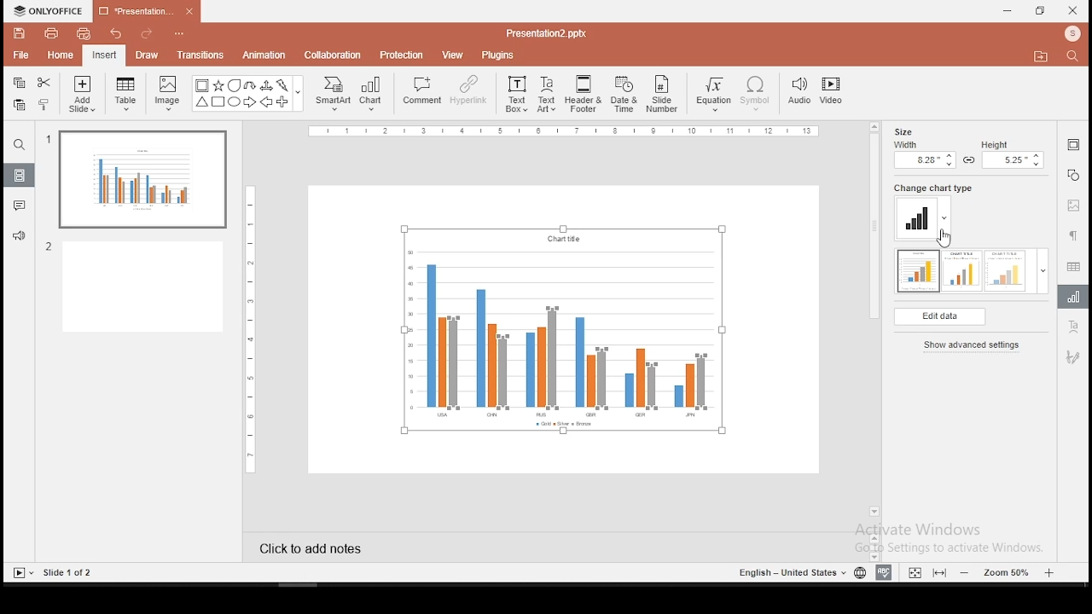 This screenshot has height=614, width=1092. Describe the element at coordinates (20, 208) in the screenshot. I see `comments` at that location.